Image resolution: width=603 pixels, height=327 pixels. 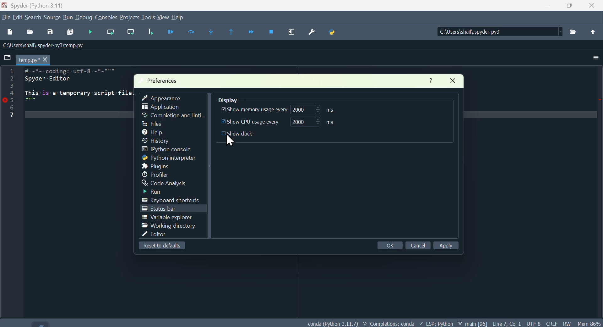 I want to click on Help, so click(x=182, y=16).